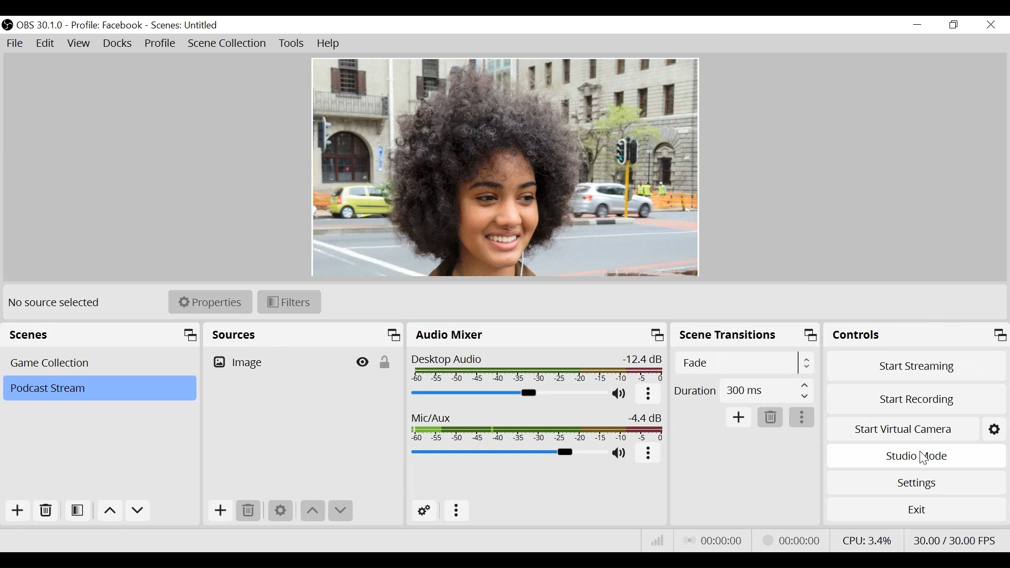  Describe the element at coordinates (868, 538) in the screenshot. I see `CPU Usage` at that location.